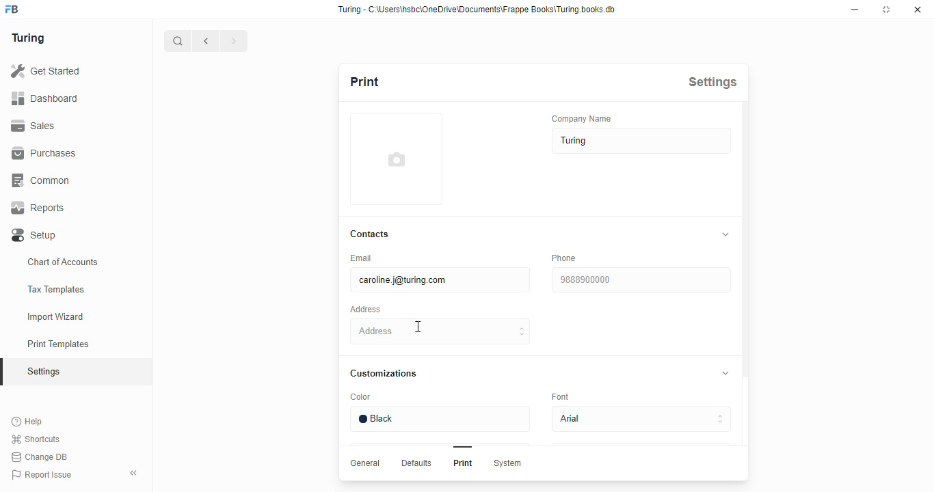 The width and height of the screenshot is (934, 492). What do you see at coordinates (365, 81) in the screenshot?
I see `print` at bounding box center [365, 81].